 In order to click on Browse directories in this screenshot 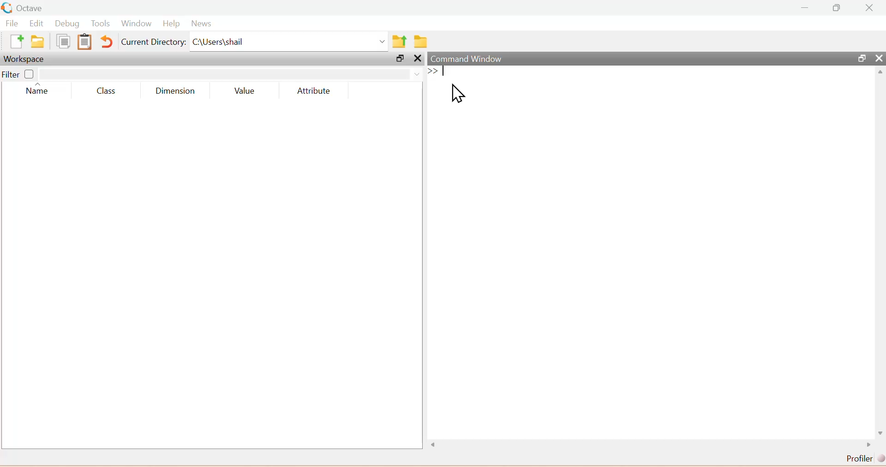, I will do `click(420, 42)`.